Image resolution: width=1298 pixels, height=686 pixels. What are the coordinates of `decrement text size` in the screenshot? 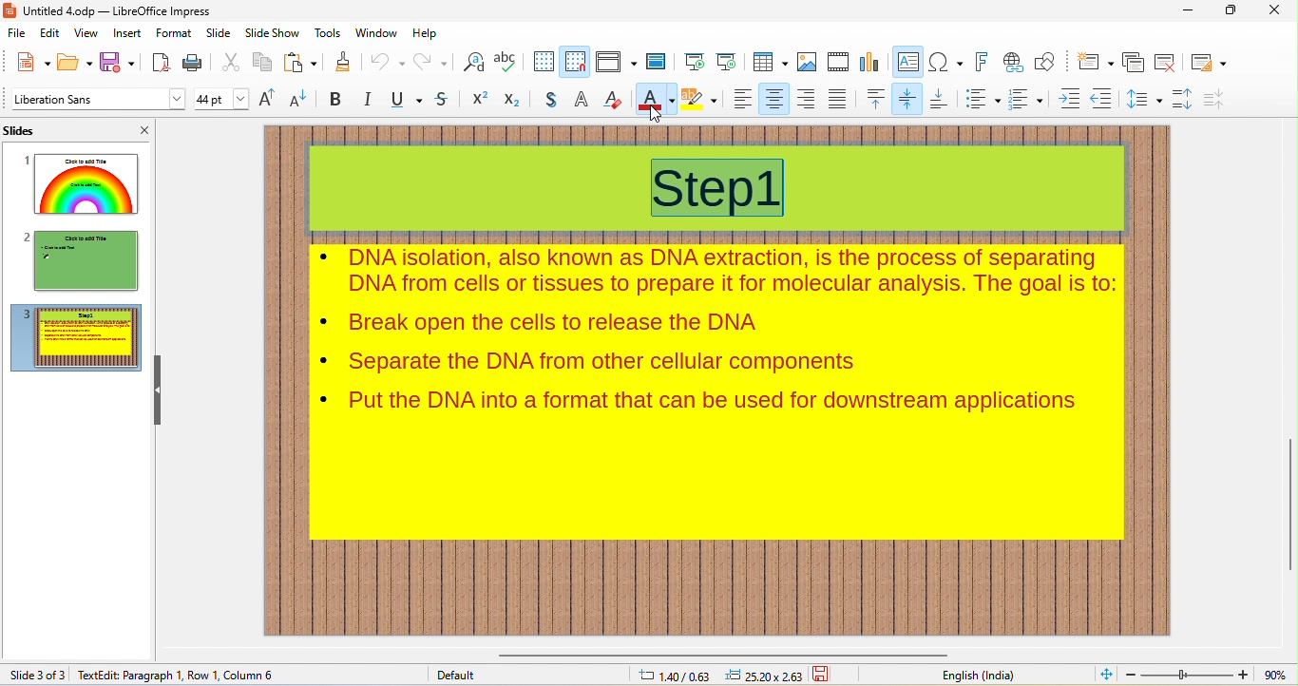 It's located at (298, 100).